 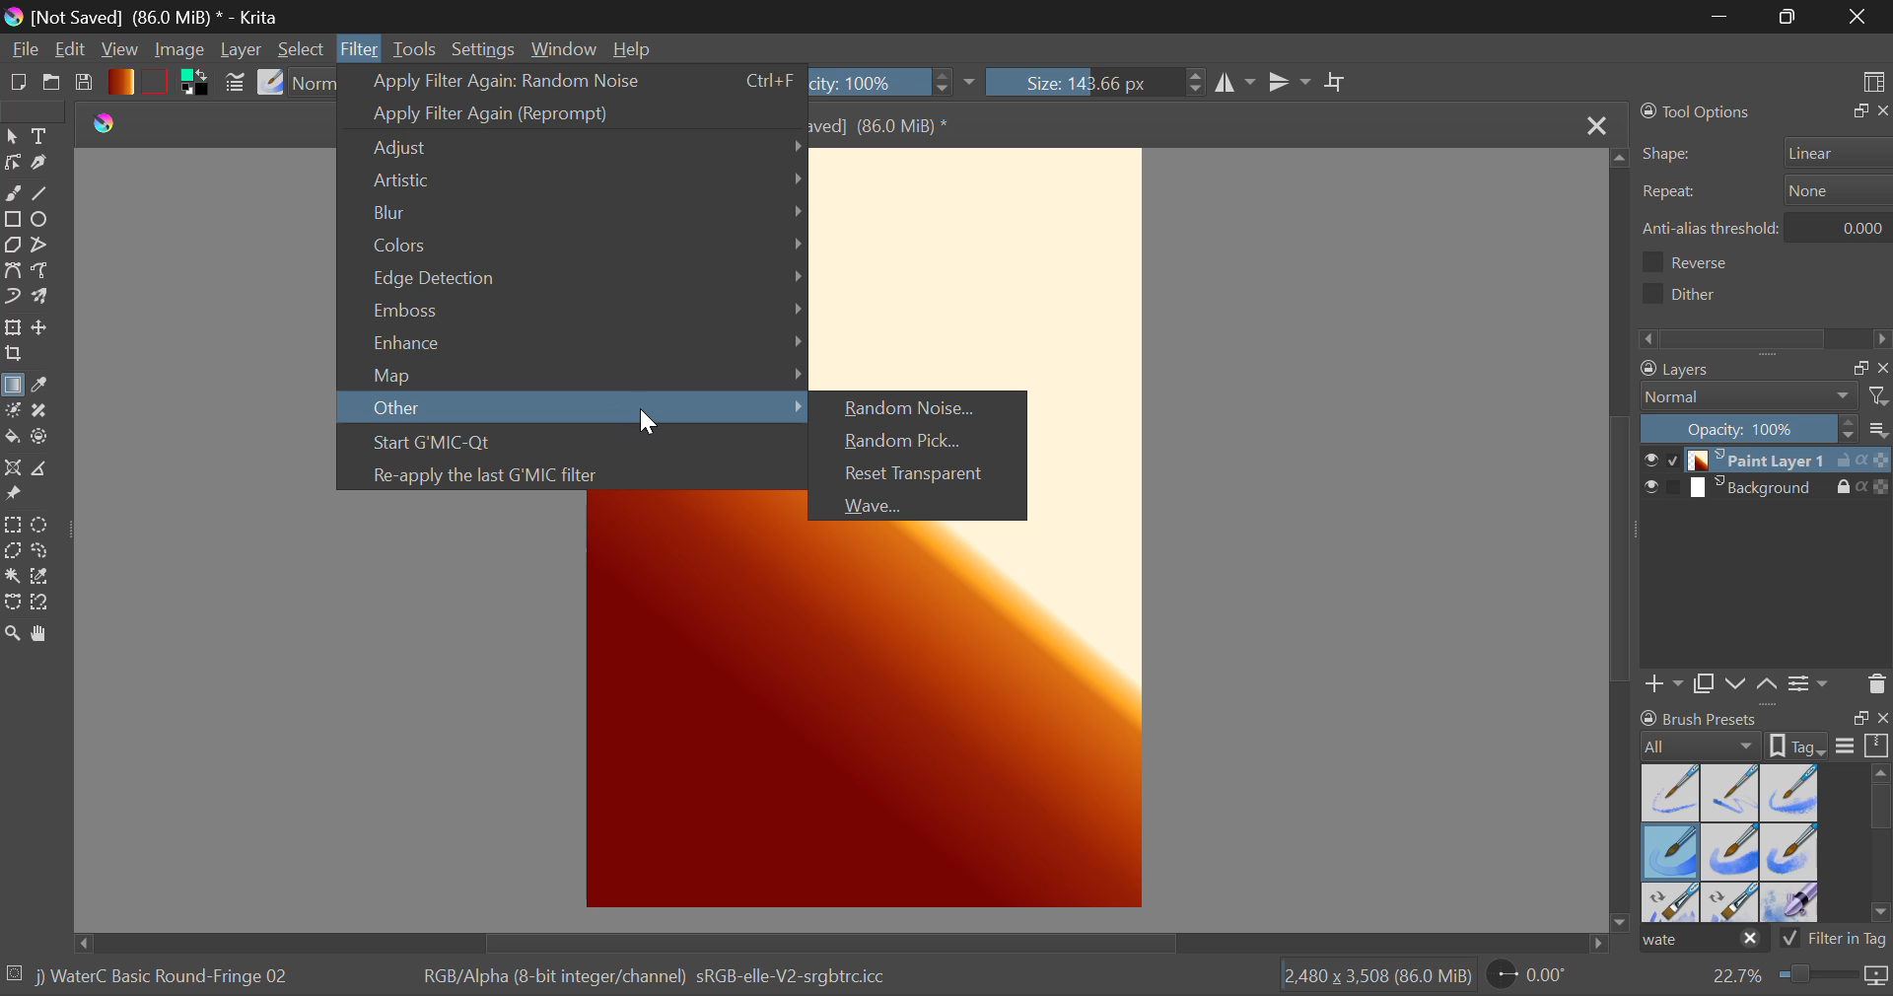 What do you see at coordinates (1687, 293) in the screenshot?
I see `dither` at bounding box center [1687, 293].